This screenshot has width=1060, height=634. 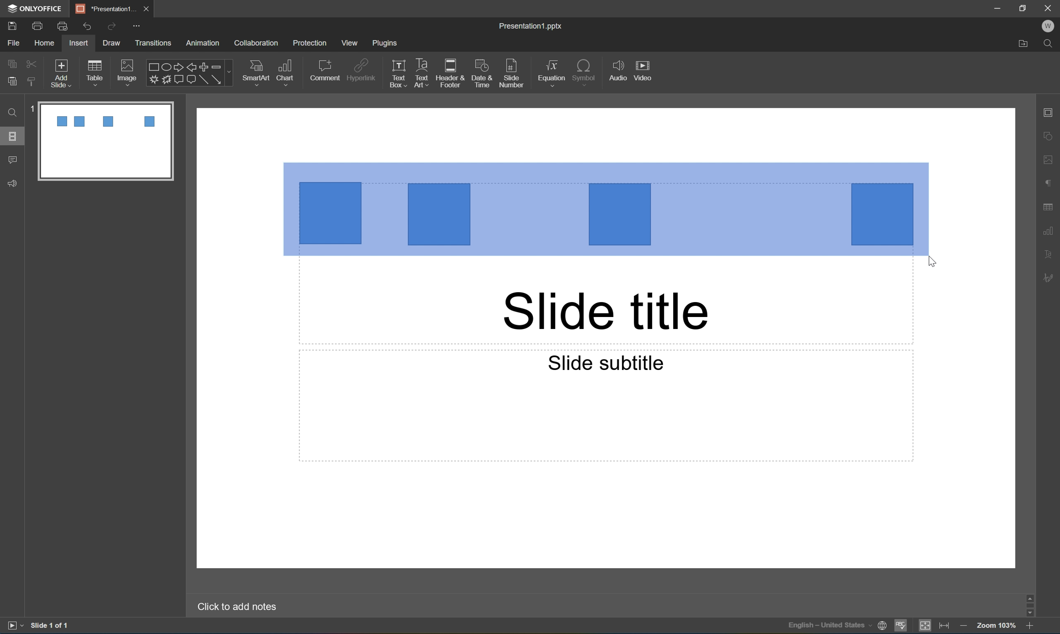 I want to click on close, so click(x=1049, y=7).